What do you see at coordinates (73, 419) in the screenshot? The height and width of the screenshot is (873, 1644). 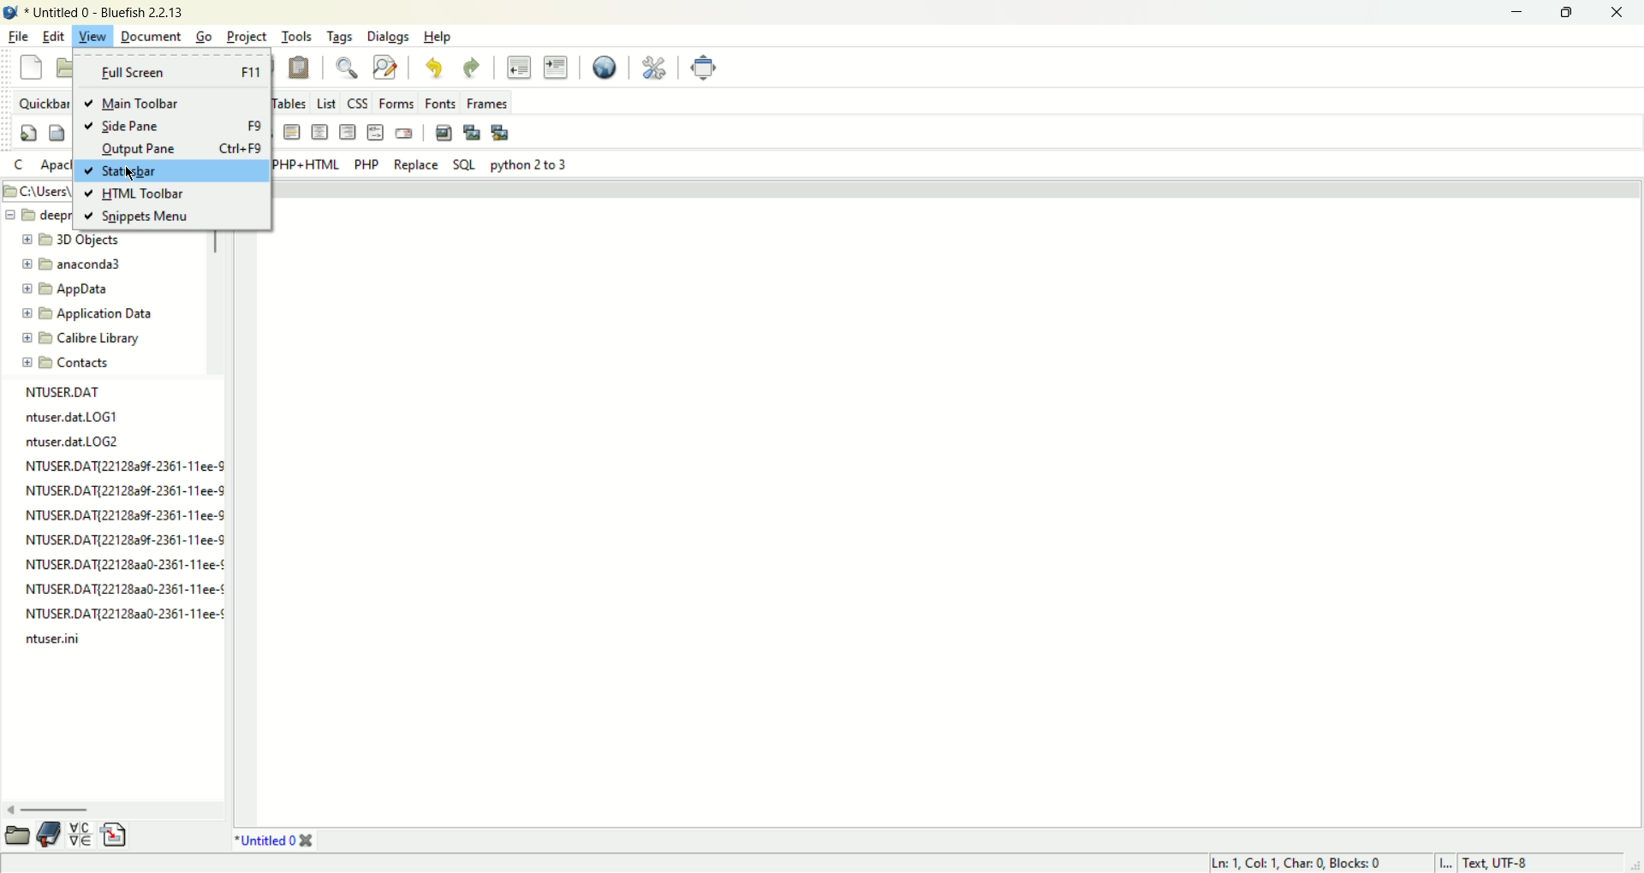 I see `ntuser.dat.LOG1` at bounding box center [73, 419].